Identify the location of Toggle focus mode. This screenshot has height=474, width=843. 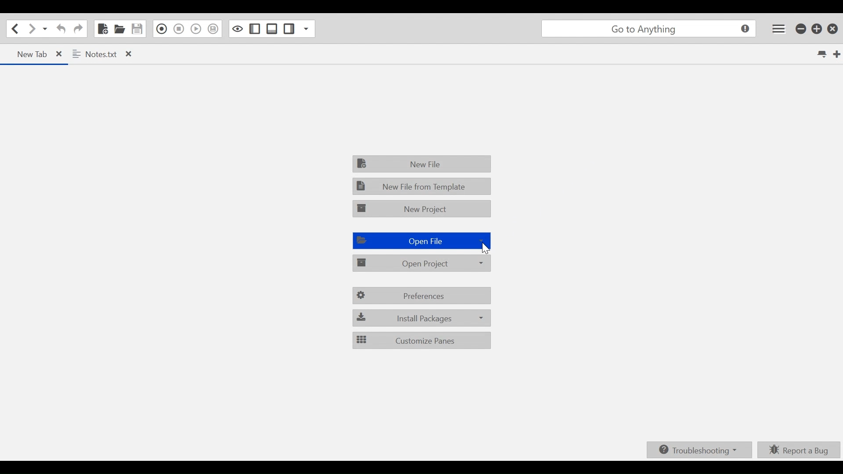
(238, 29).